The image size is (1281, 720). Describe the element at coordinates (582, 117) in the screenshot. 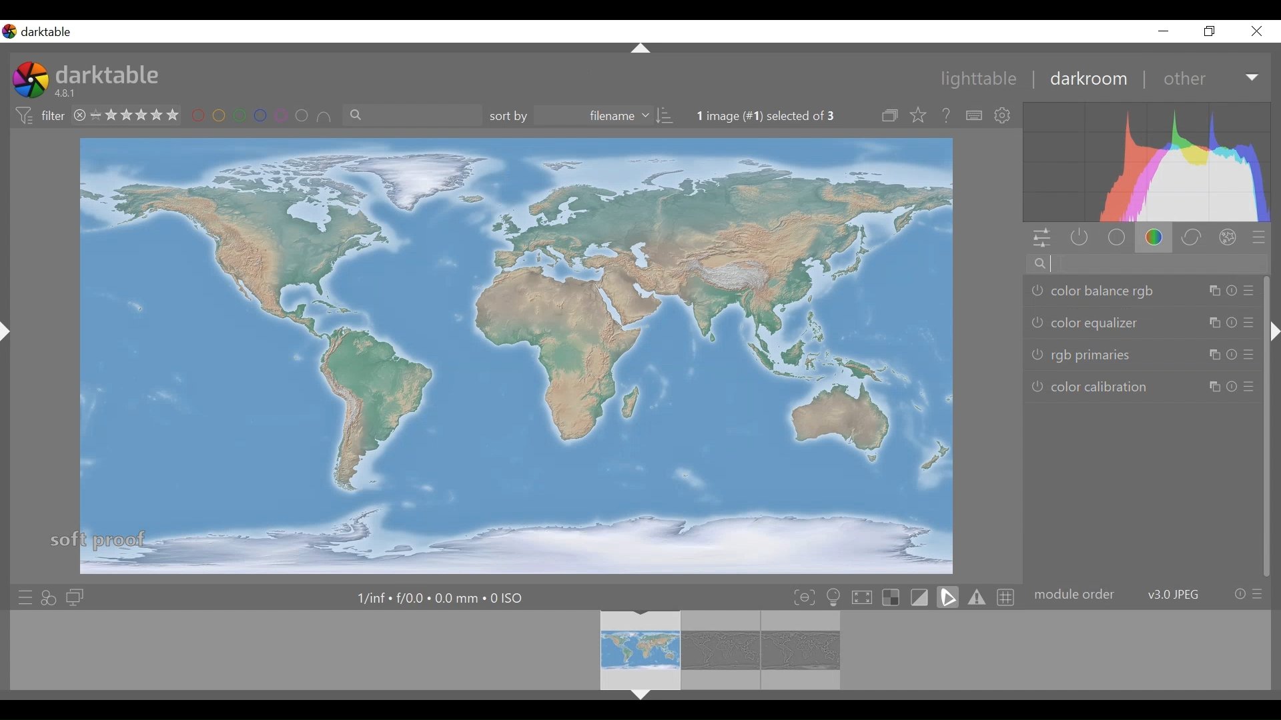

I see `sort by` at that location.